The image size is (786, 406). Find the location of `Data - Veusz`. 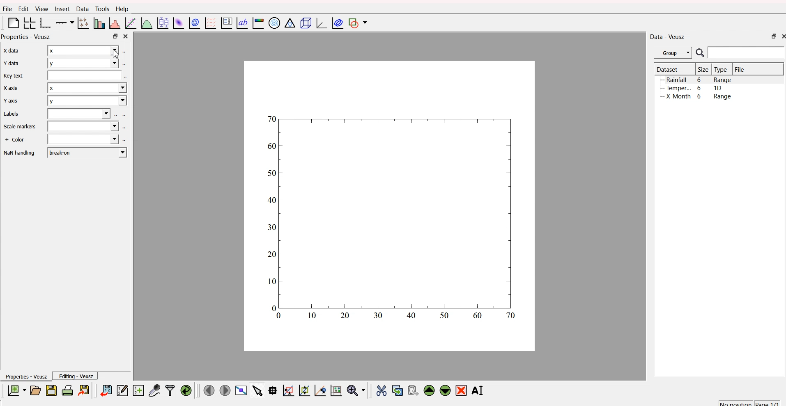

Data - Veusz is located at coordinates (668, 36).